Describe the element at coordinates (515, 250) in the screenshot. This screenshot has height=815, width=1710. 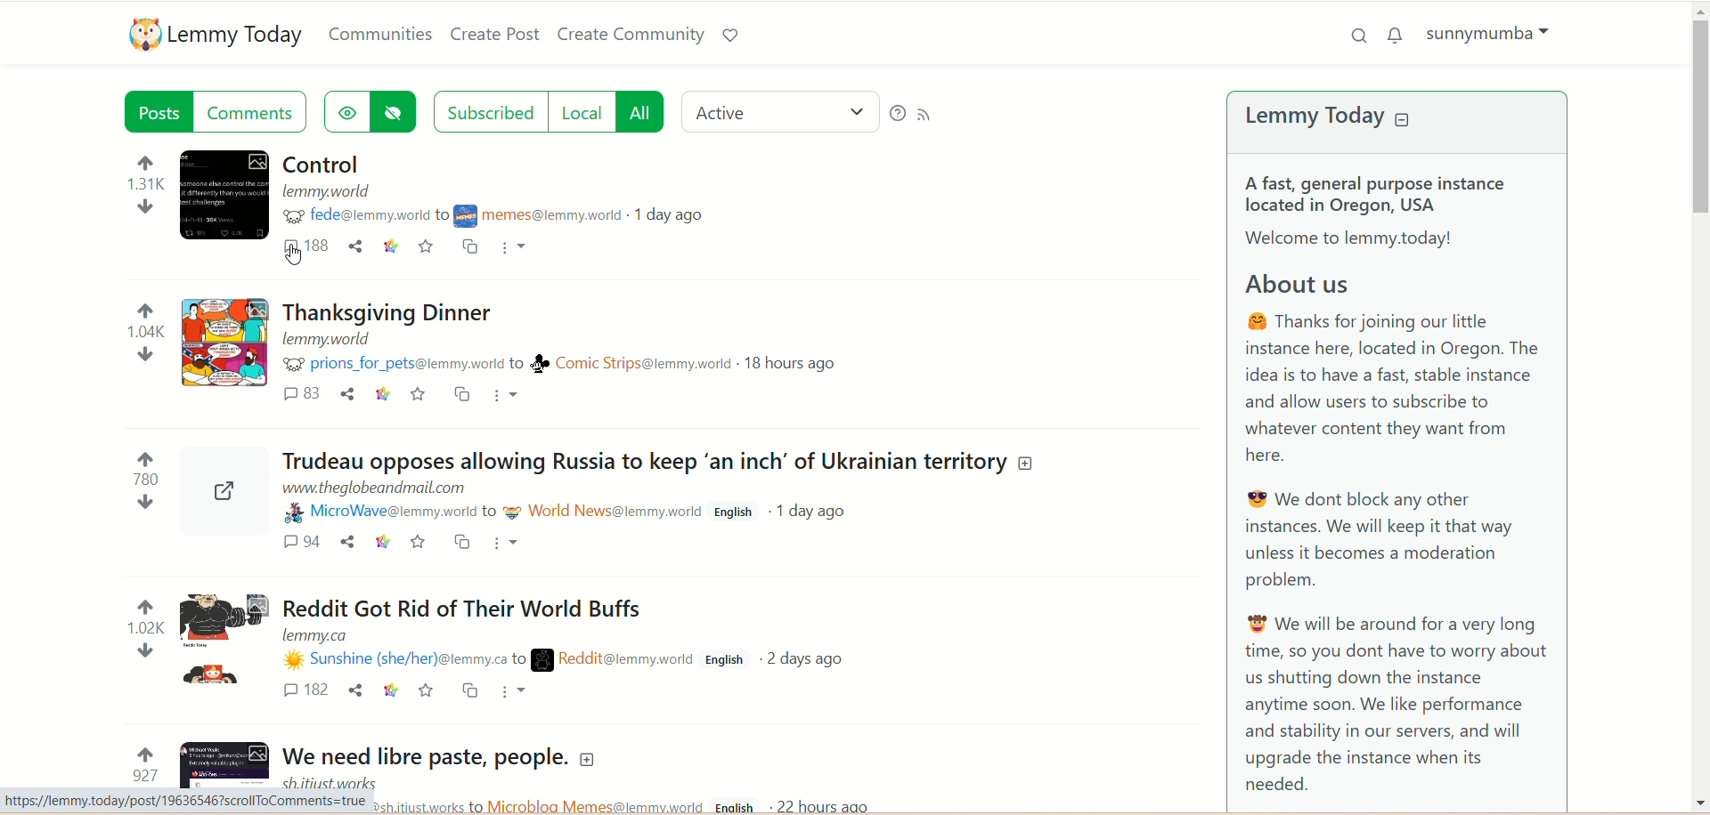
I see `more` at that location.